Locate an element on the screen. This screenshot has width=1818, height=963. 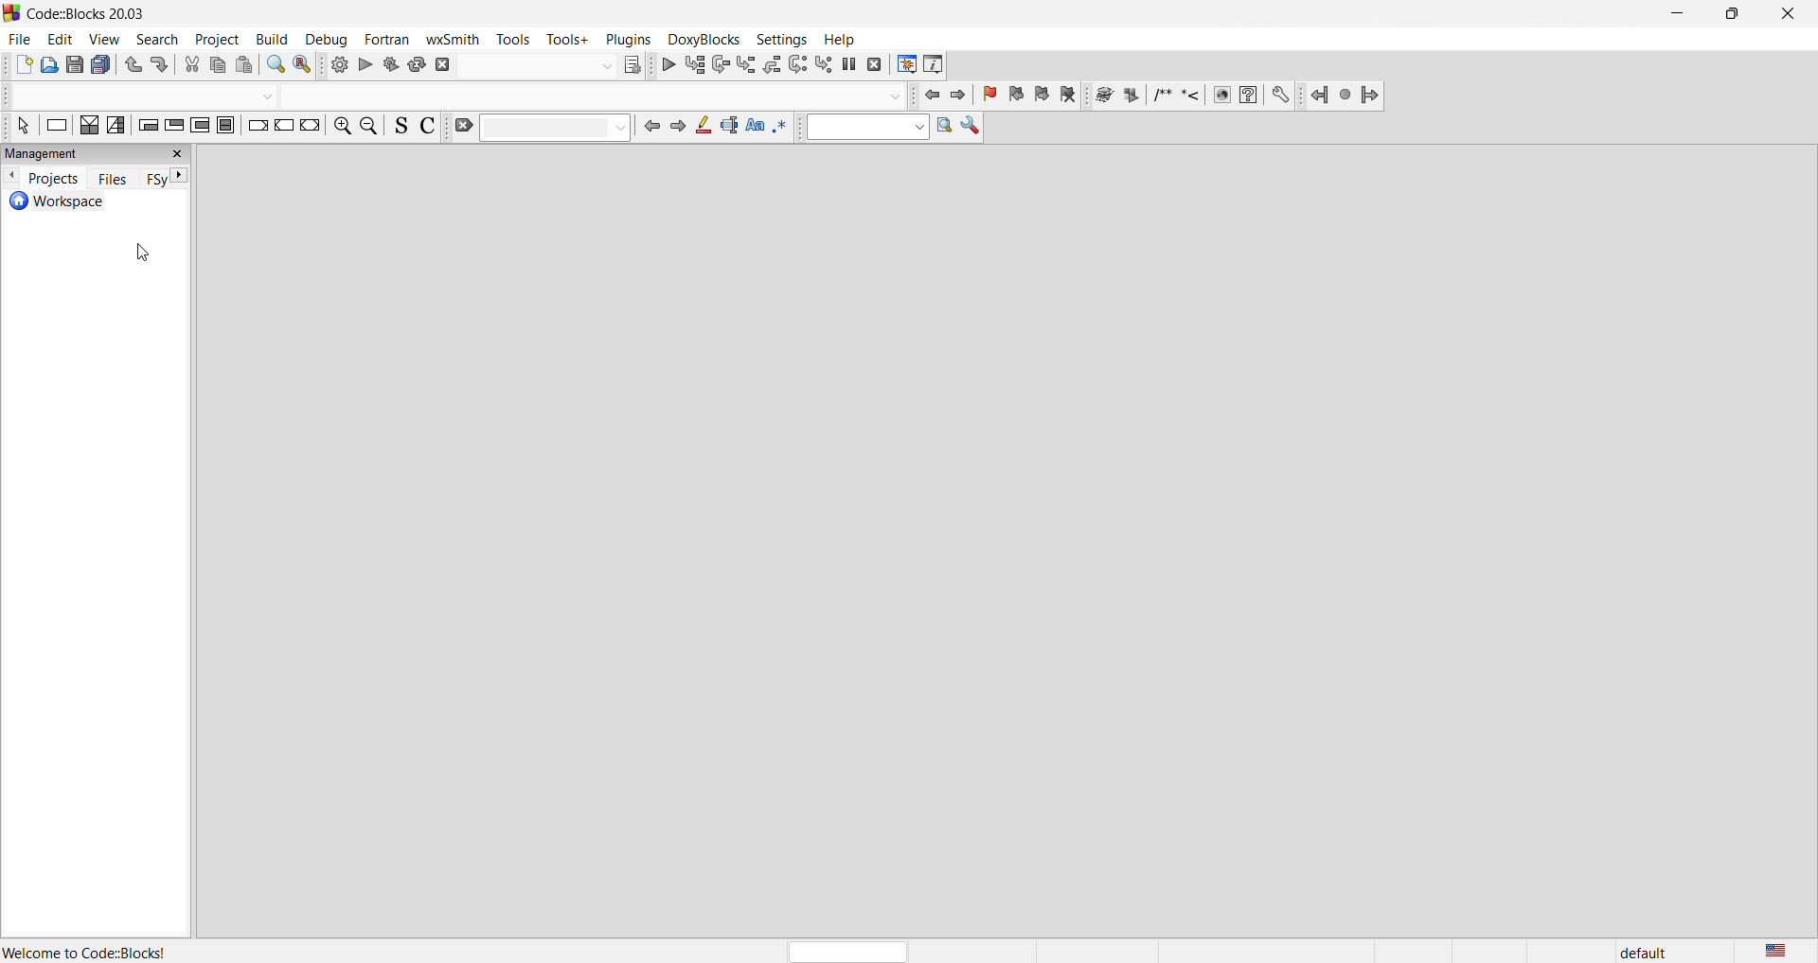
toggle source is located at coordinates (402, 130).